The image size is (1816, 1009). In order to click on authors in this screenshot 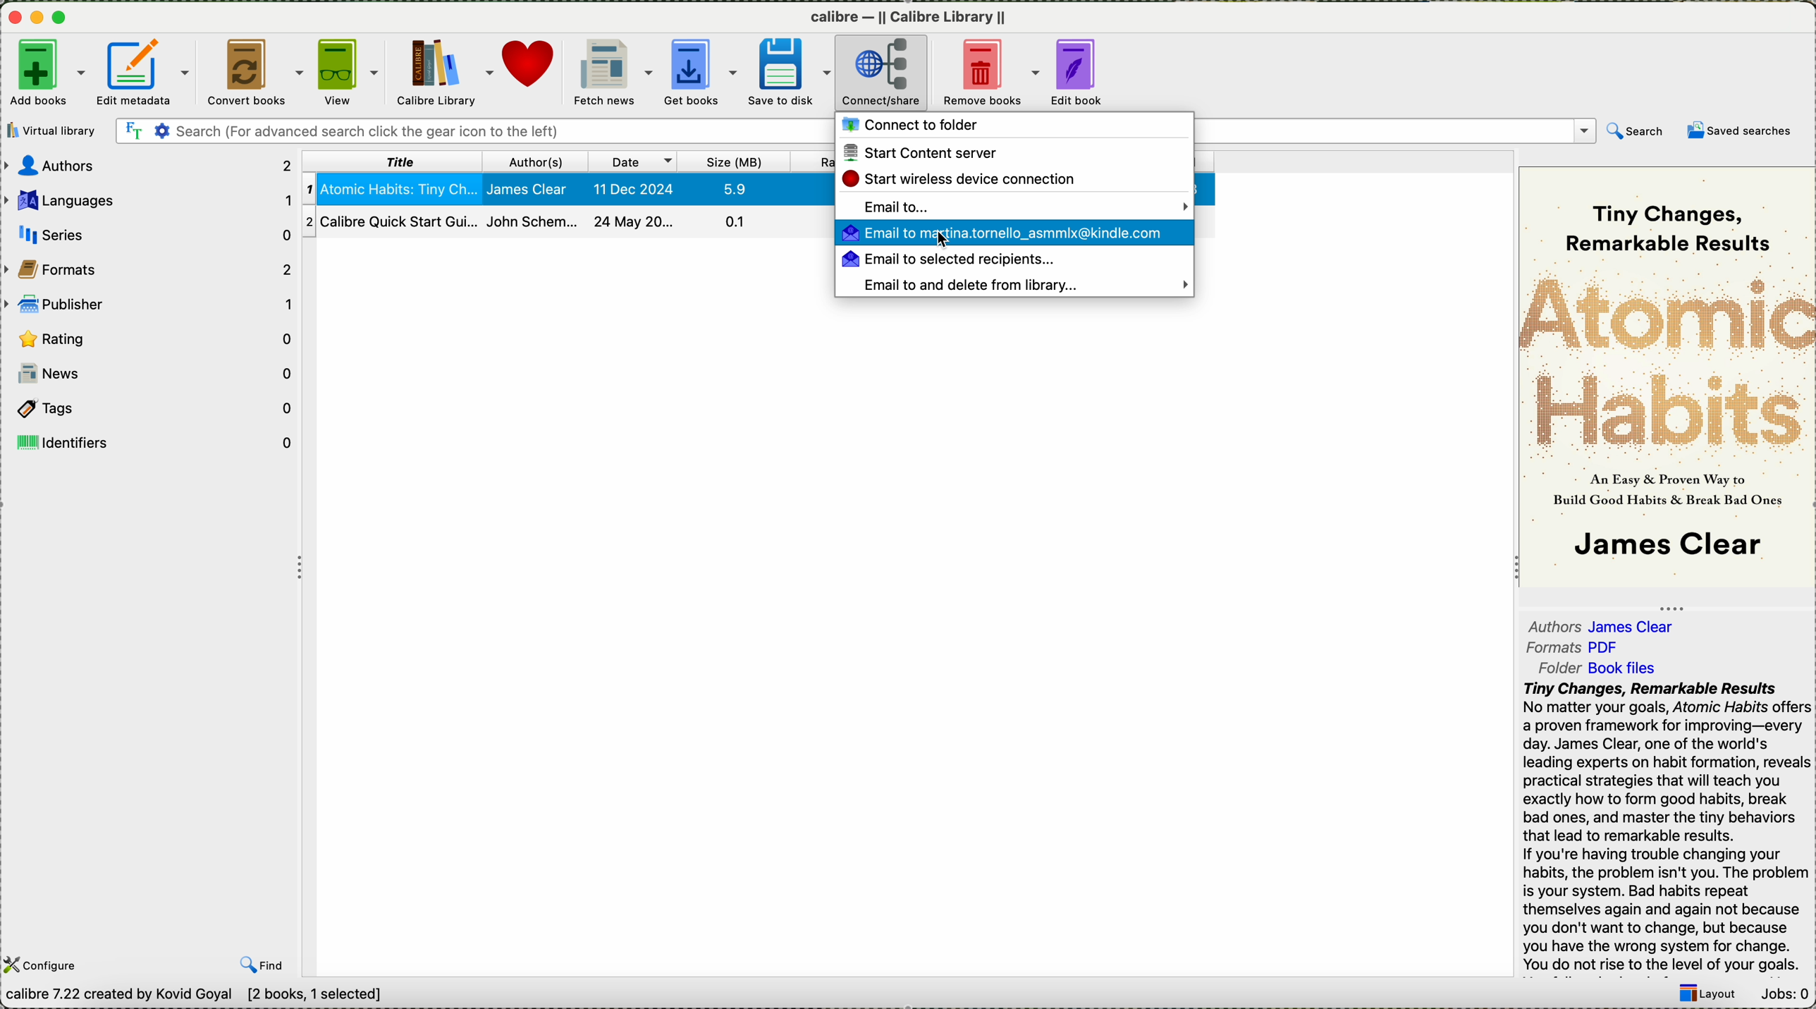, I will do `click(539, 161)`.